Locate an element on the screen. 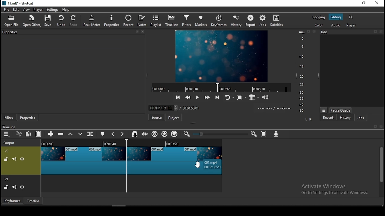  view is located at coordinates (26, 10).